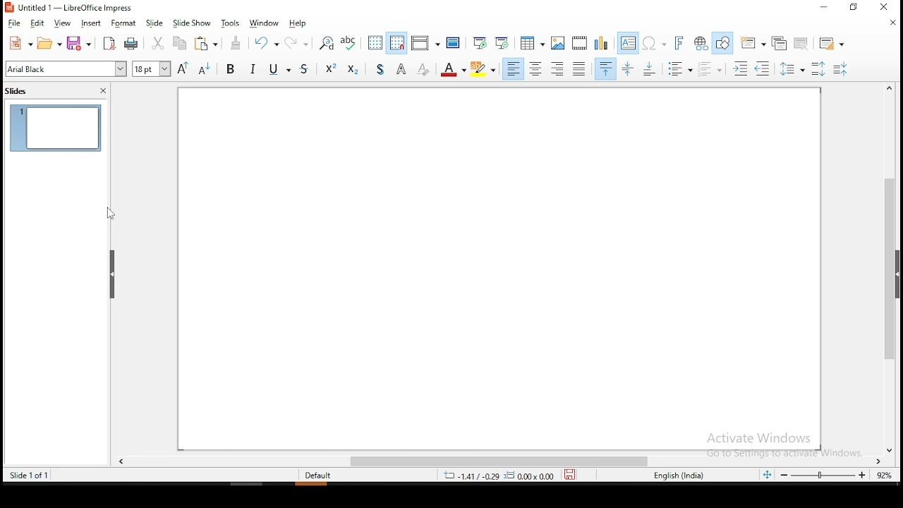  Describe the element at coordinates (701, 43) in the screenshot. I see `insert hyperlink` at that location.